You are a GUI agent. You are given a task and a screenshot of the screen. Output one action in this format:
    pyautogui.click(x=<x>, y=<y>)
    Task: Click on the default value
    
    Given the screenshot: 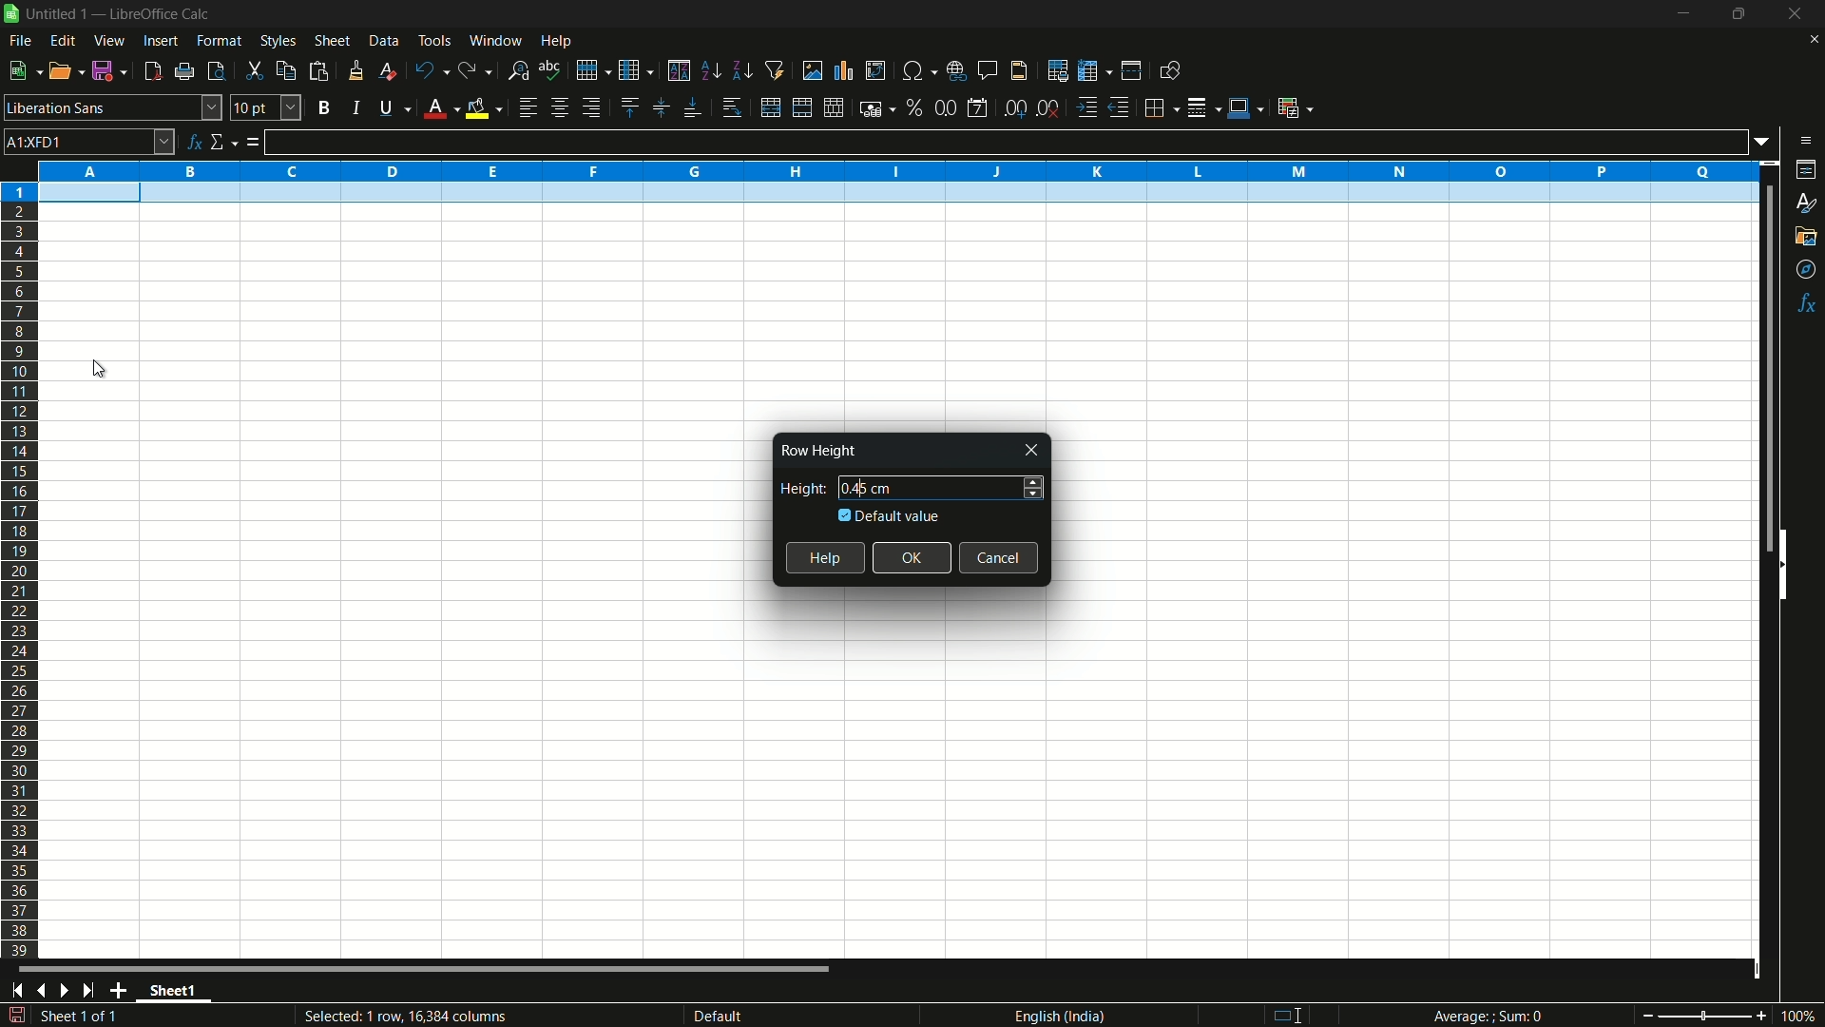 What is the action you would take?
    pyautogui.click(x=891, y=515)
    